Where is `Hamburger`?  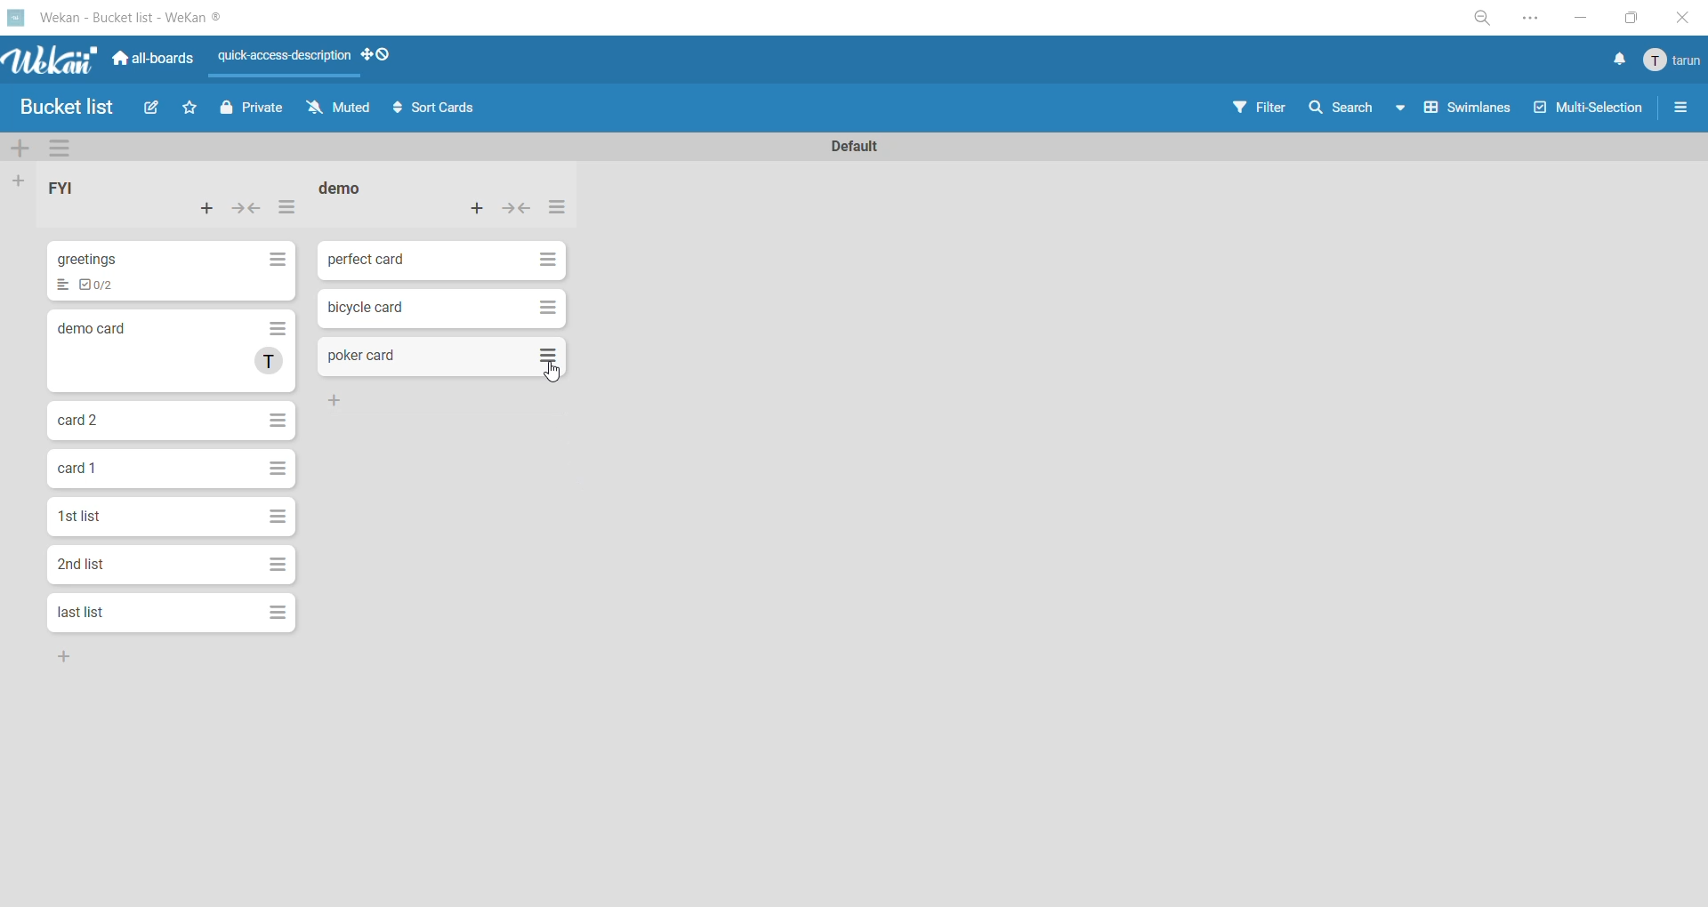 Hamburger is located at coordinates (280, 516).